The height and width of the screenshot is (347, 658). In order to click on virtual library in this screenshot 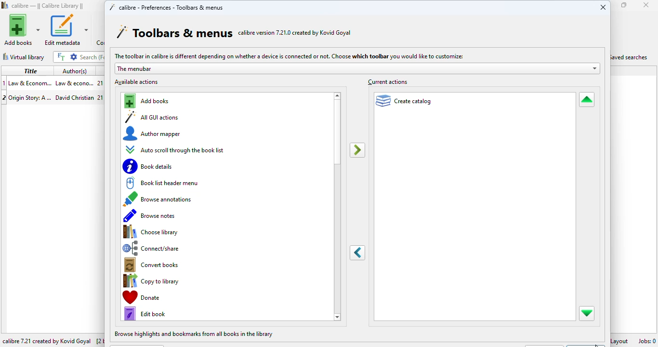, I will do `click(24, 57)`.